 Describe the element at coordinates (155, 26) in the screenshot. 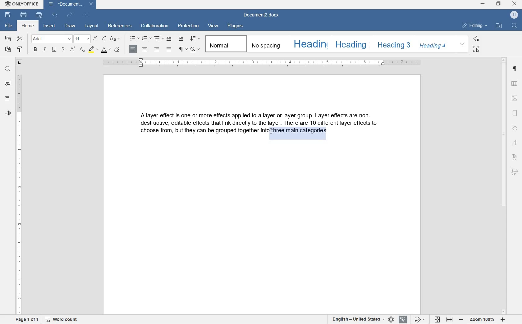

I see `collaboration` at that location.